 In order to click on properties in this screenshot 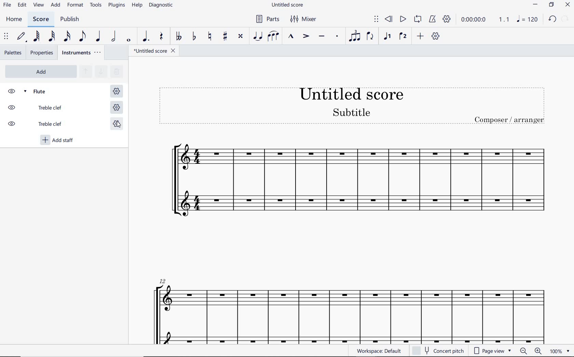, I will do `click(41, 53)`.